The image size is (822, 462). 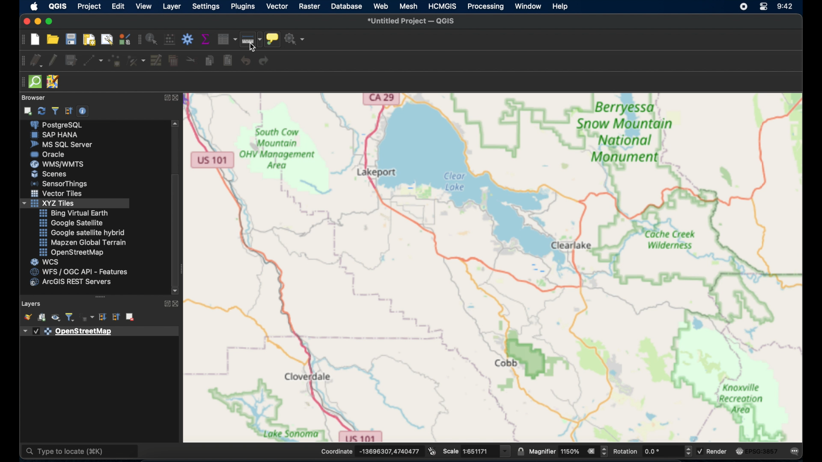 What do you see at coordinates (83, 232) in the screenshot?
I see `google satellite hybrid` at bounding box center [83, 232].